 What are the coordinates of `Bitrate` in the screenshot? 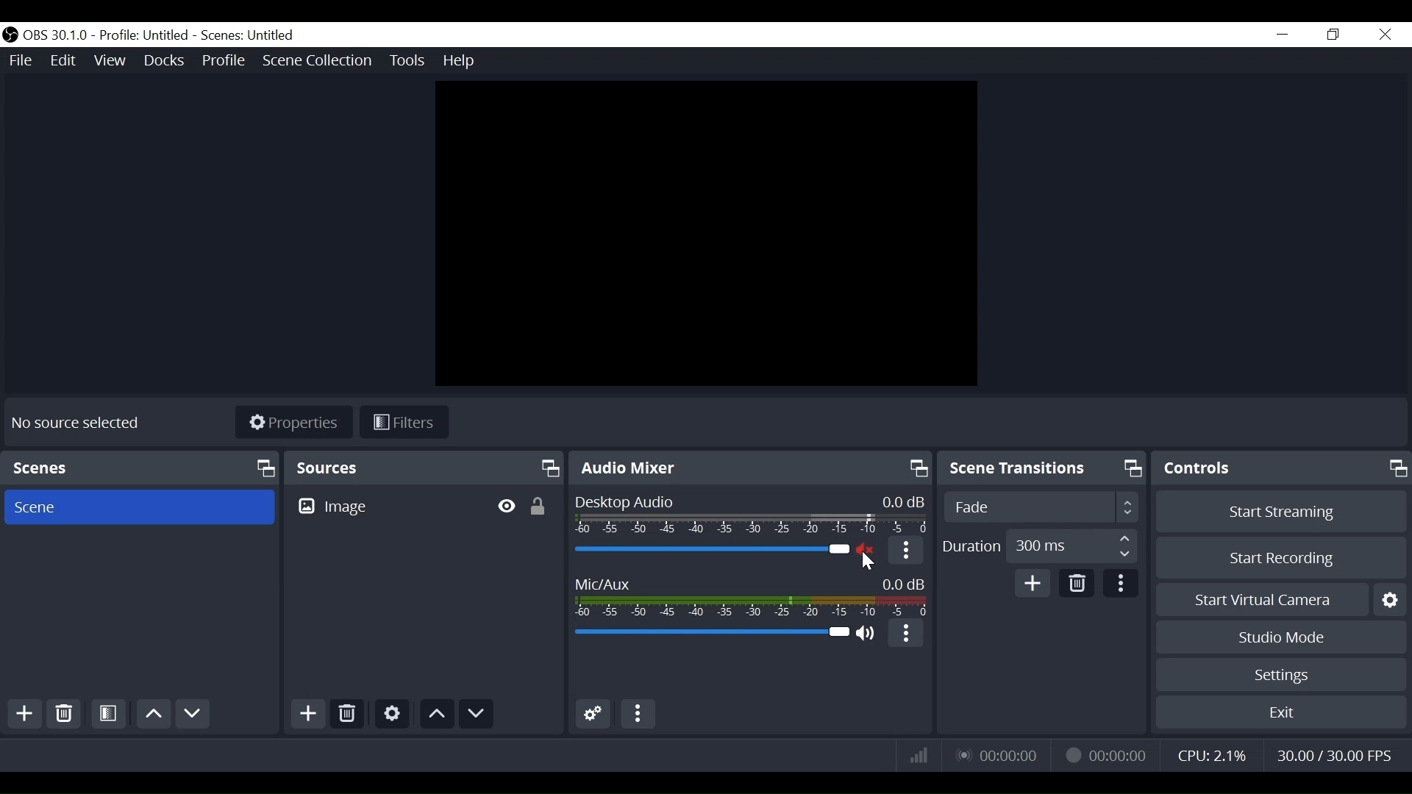 It's located at (916, 755).